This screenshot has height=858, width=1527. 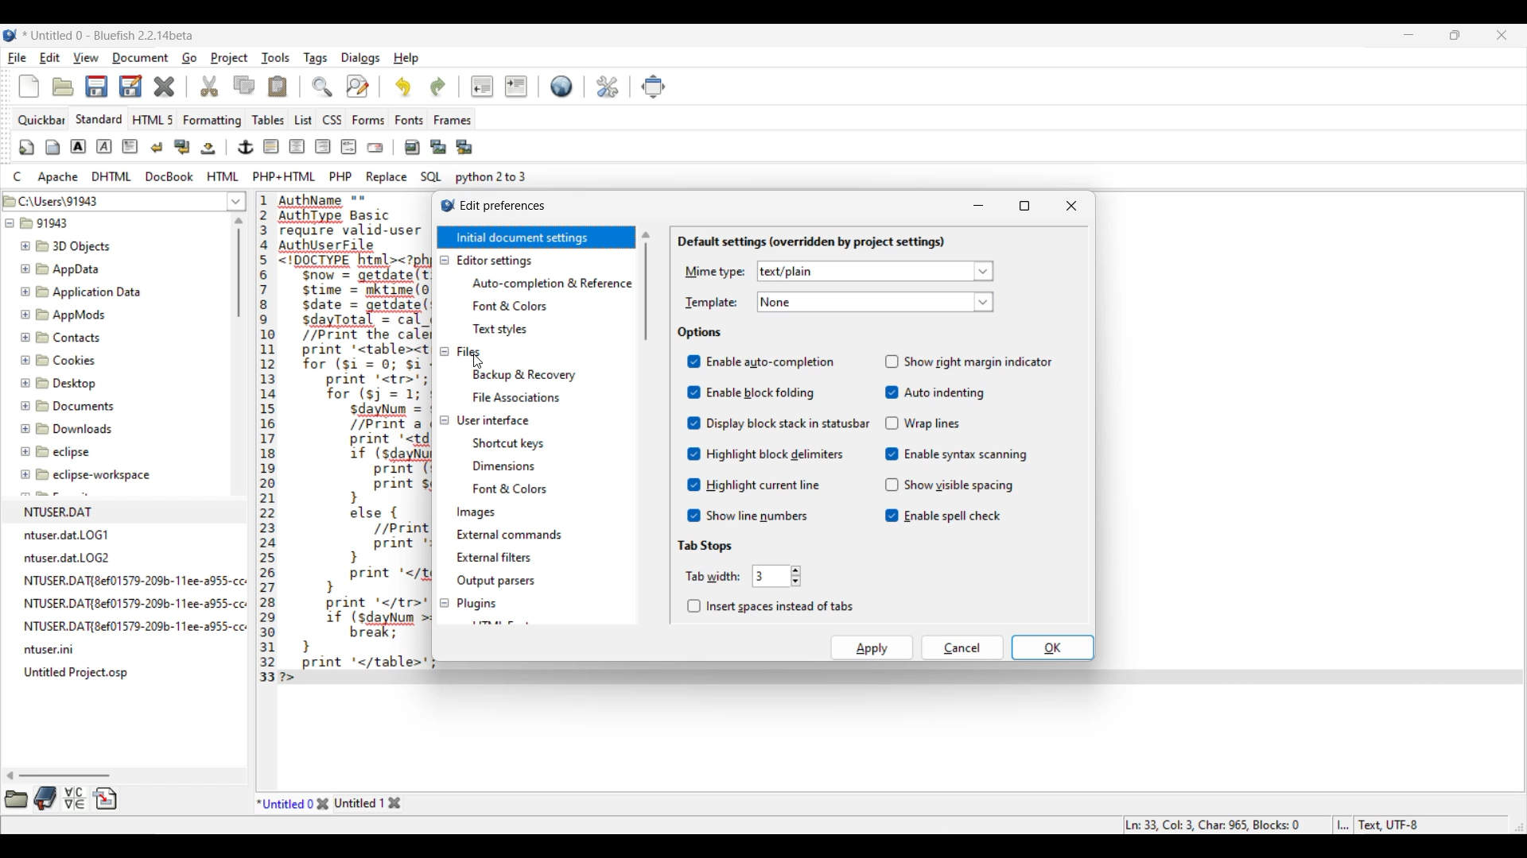 What do you see at coordinates (477, 512) in the screenshot?
I see `Images` at bounding box center [477, 512].